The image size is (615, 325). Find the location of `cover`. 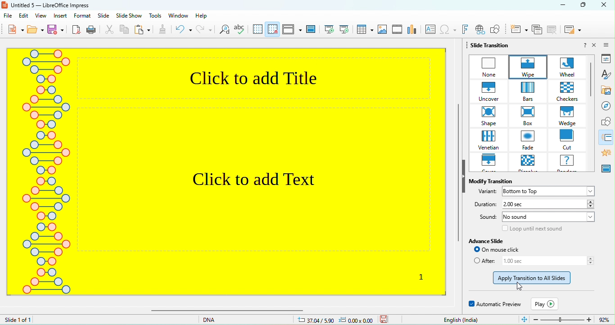

cover is located at coordinates (490, 163).